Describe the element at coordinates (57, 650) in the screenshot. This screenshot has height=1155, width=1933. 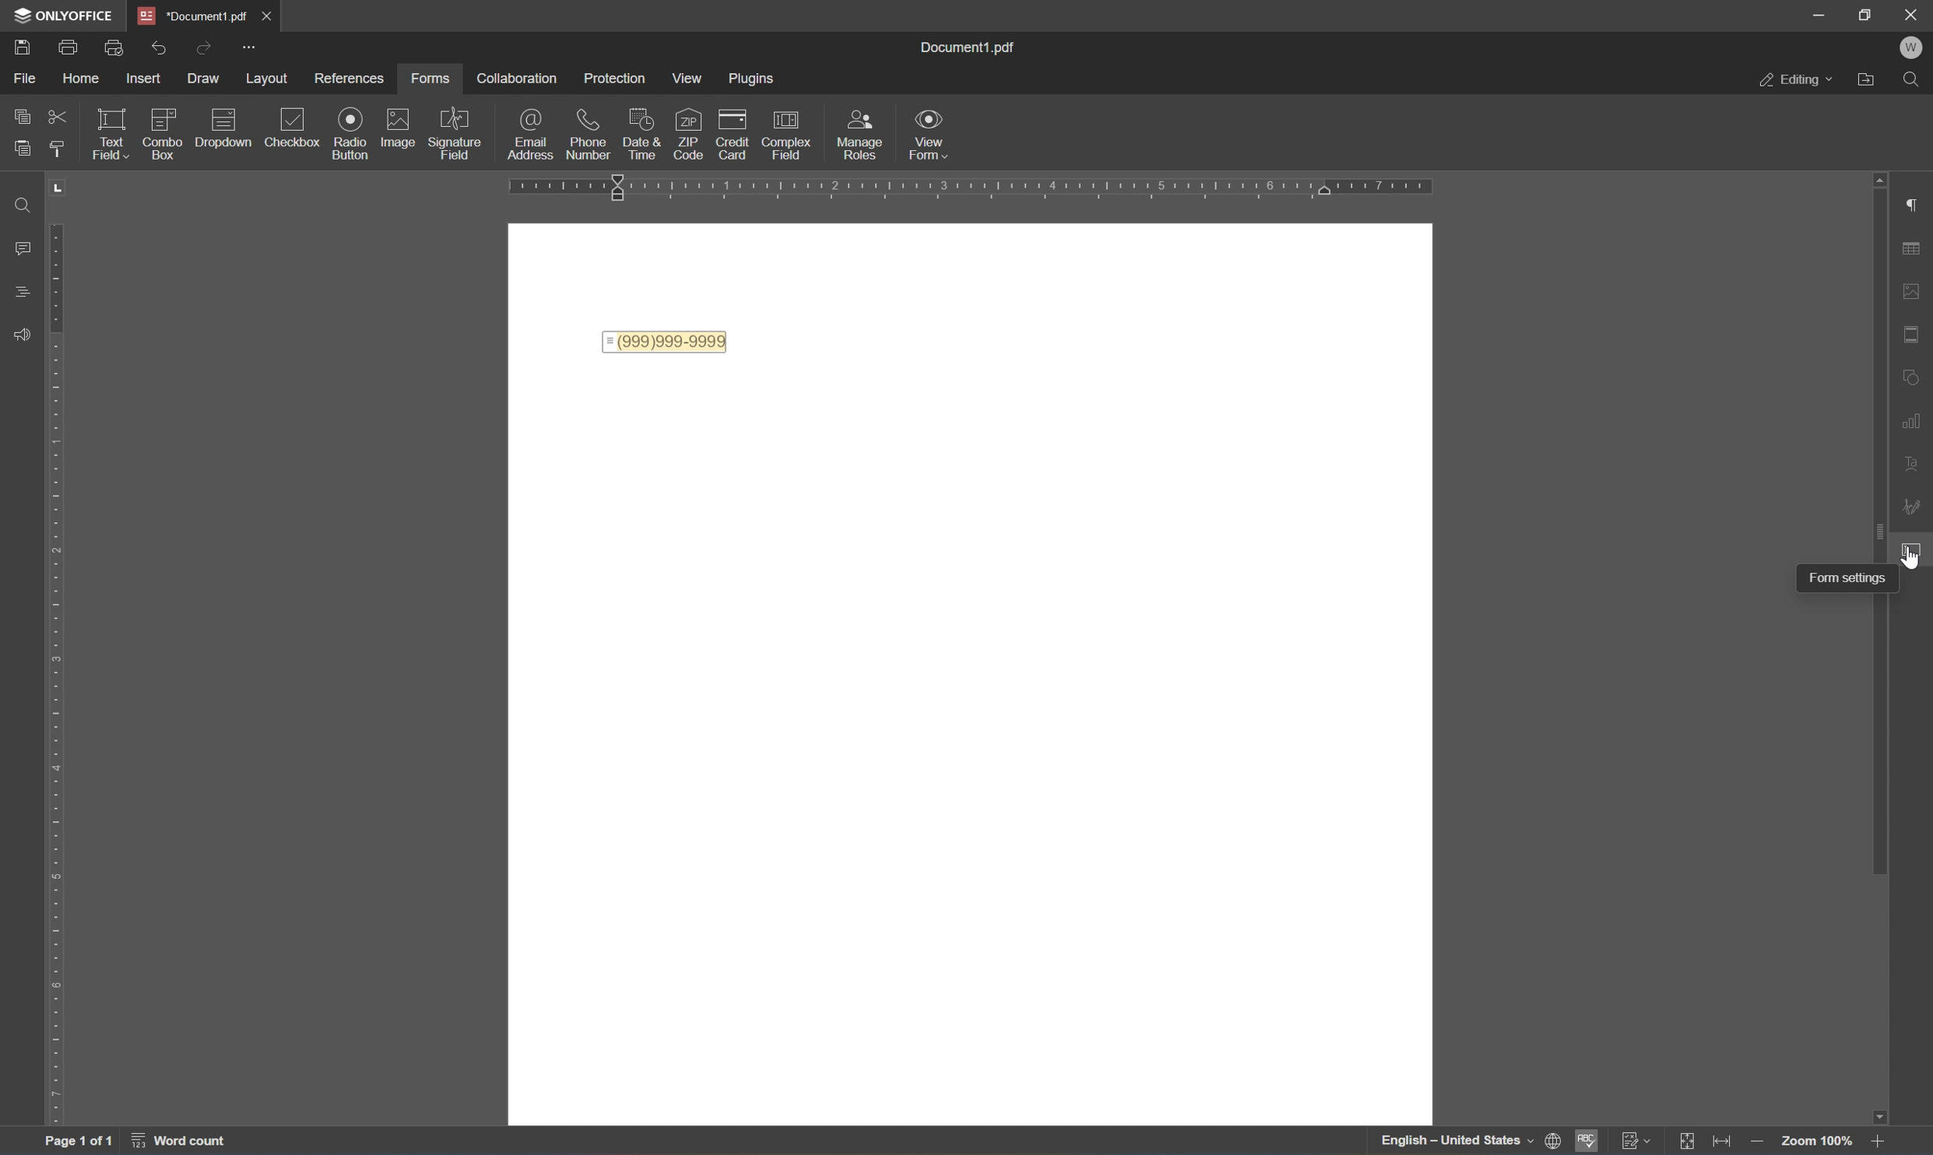
I see `ruler` at that location.